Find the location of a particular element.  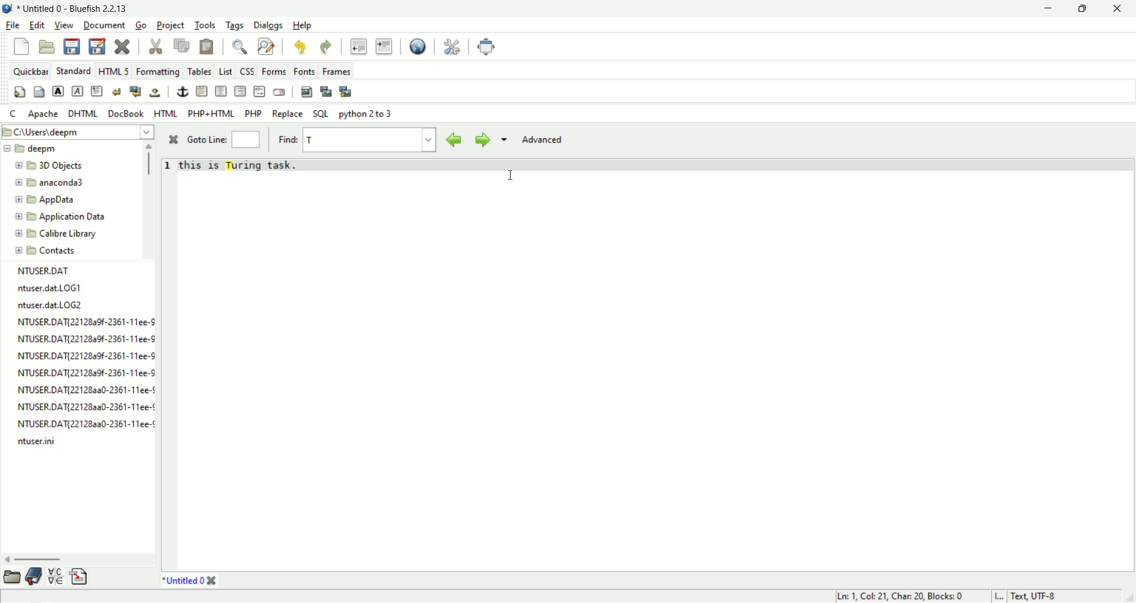

char map is located at coordinates (56, 576).